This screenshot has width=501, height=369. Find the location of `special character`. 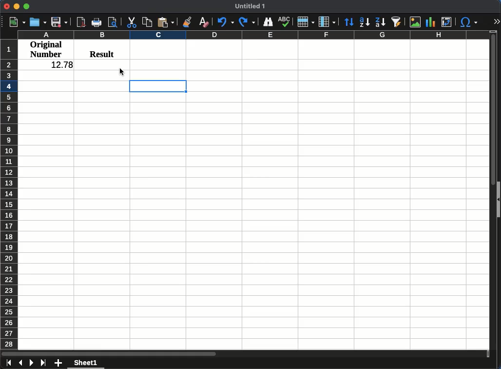

special character is located at coordinates (468, 23).